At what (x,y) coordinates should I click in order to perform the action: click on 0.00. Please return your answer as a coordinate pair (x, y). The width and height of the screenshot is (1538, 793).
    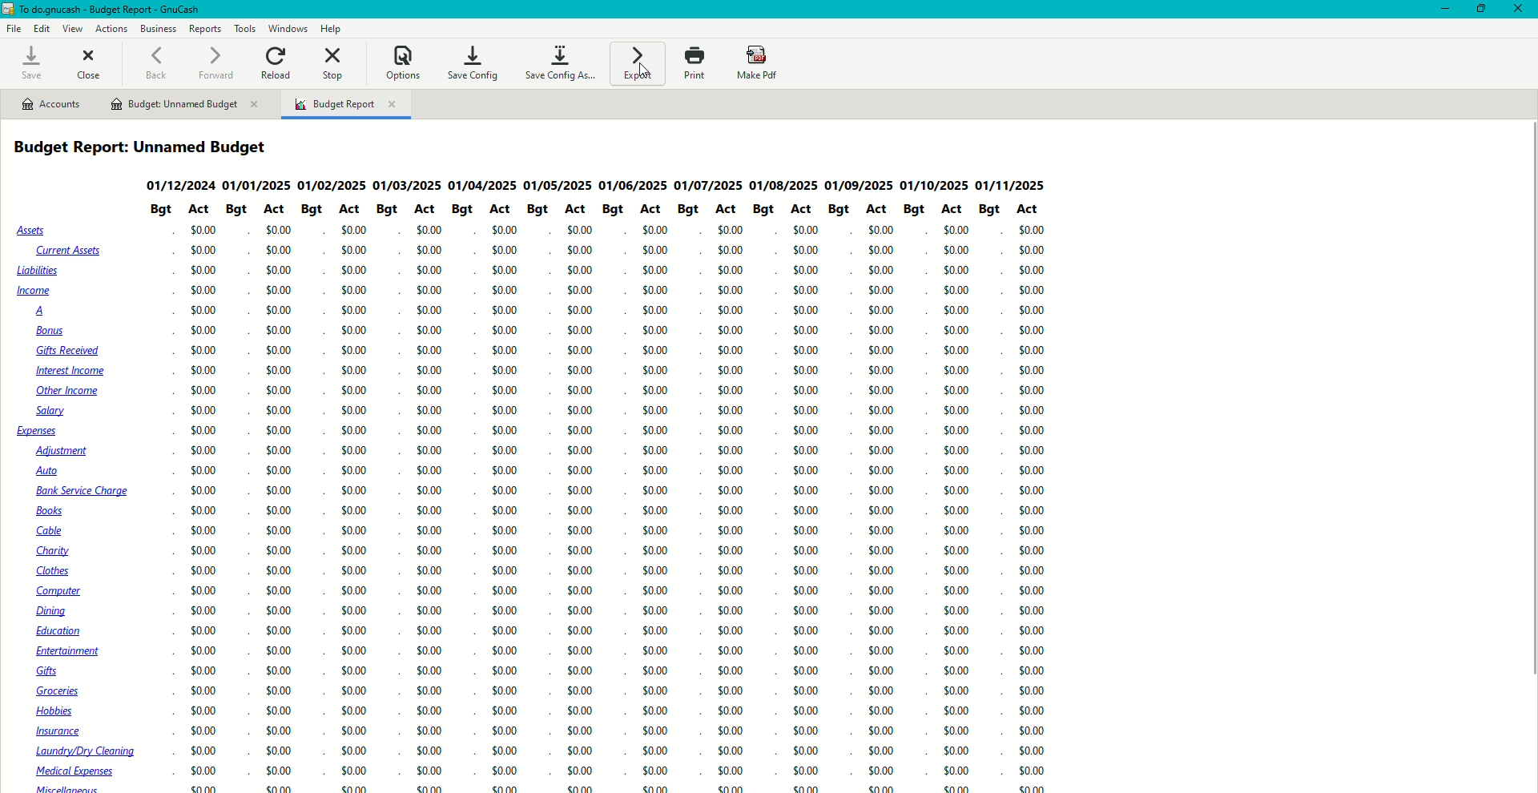
    Looking at the image, I should click on (206, 453).